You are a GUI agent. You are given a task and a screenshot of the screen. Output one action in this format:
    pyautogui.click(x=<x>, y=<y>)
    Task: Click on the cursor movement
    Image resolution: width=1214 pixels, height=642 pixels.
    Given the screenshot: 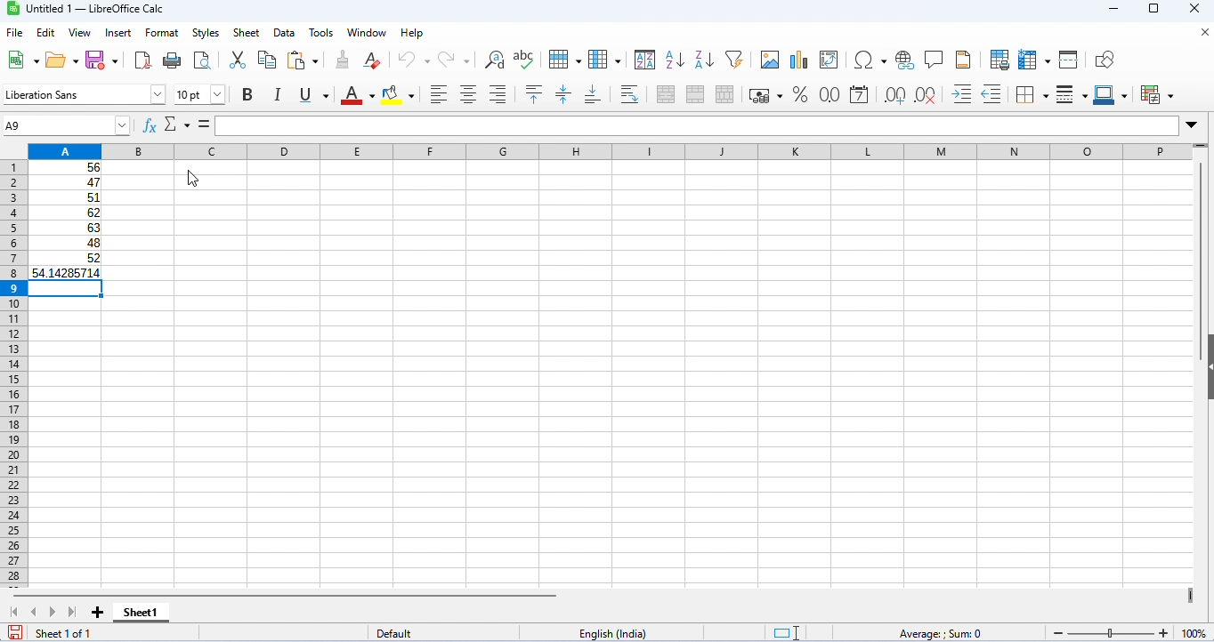 What is the action you would take?
    pyautogui.click(x=194, y=176)
    